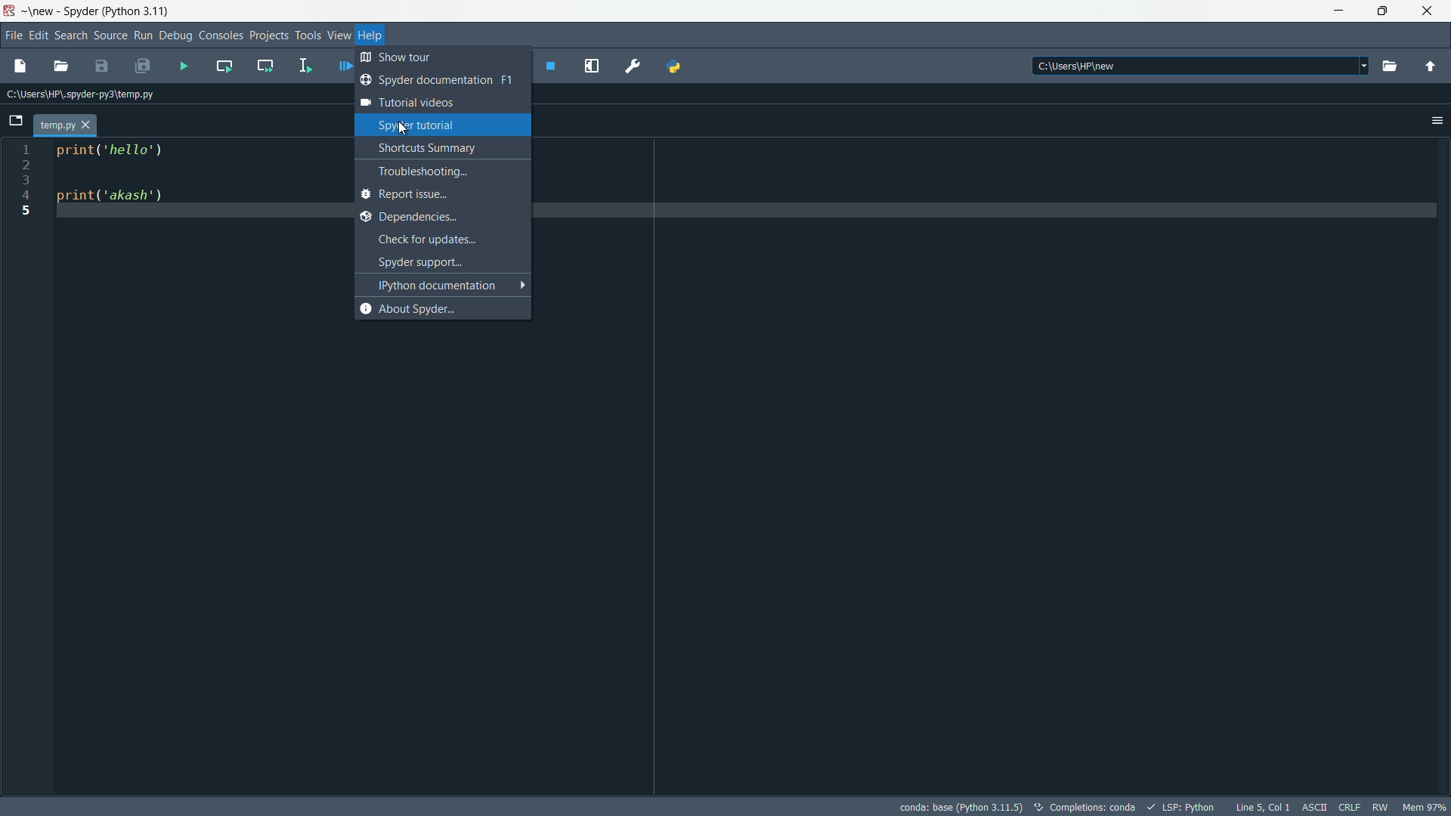 Image resolution: width=1451 pixels, height=816 pixels. I want to click on source menu, so click(111, 33).